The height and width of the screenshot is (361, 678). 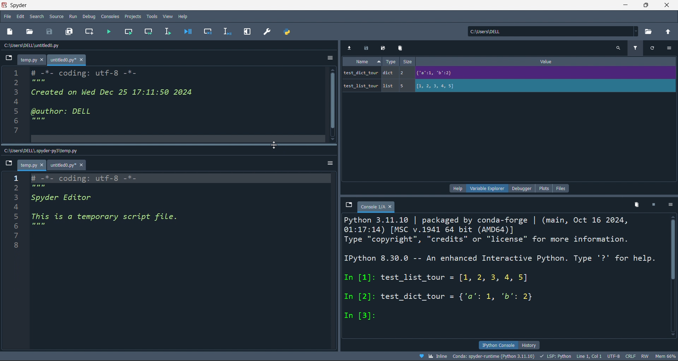 What do you see at coordinates (558, 356) in the screenshot?
I see `LSP: Python` at bounding box center [558, 356].